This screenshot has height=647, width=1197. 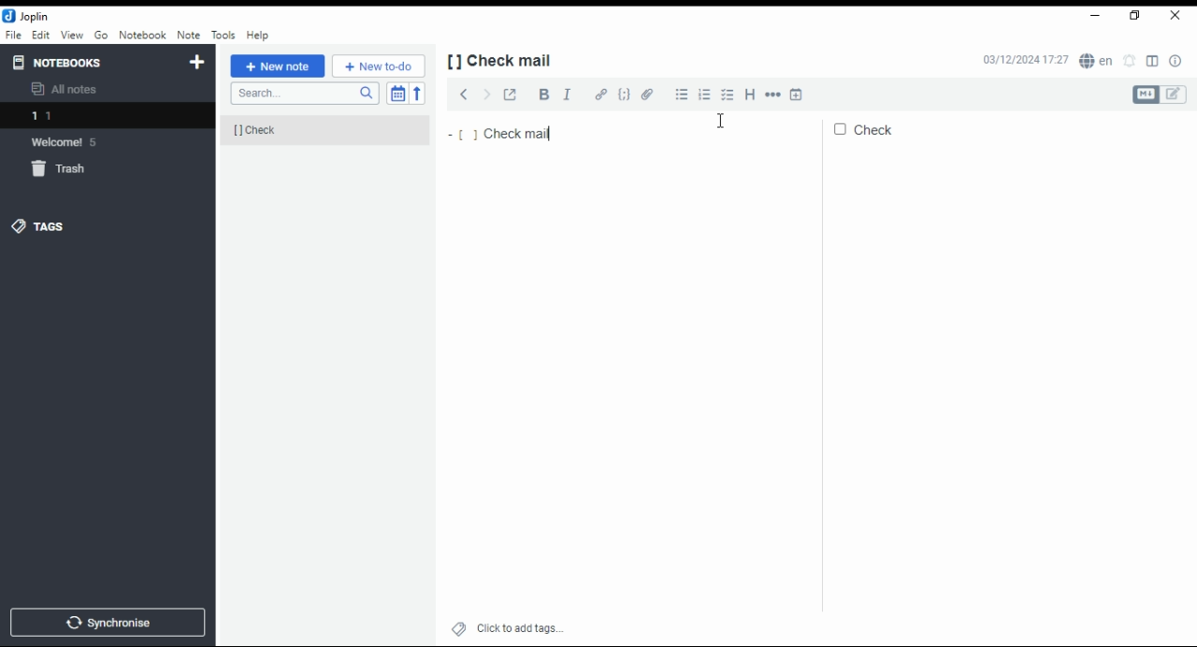 I want to click on sort order reverse, so click(x=417, y=93).